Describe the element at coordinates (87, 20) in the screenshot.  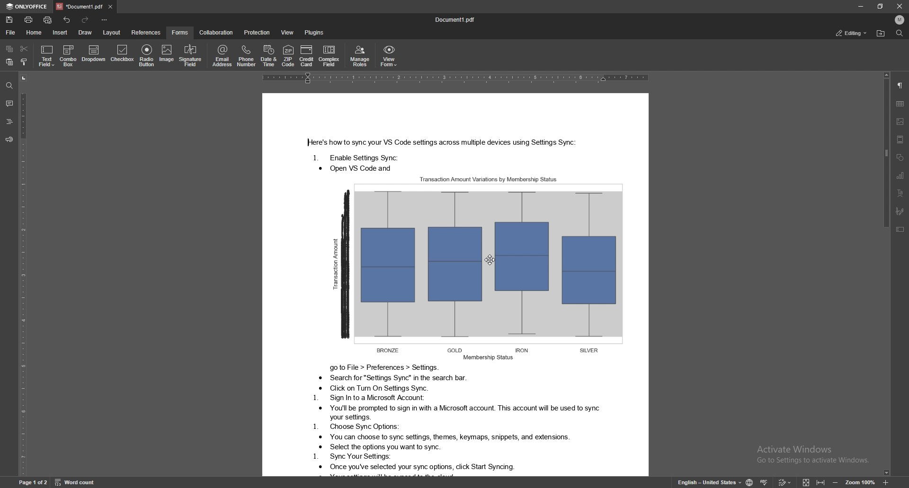
I see `redo` at that location.